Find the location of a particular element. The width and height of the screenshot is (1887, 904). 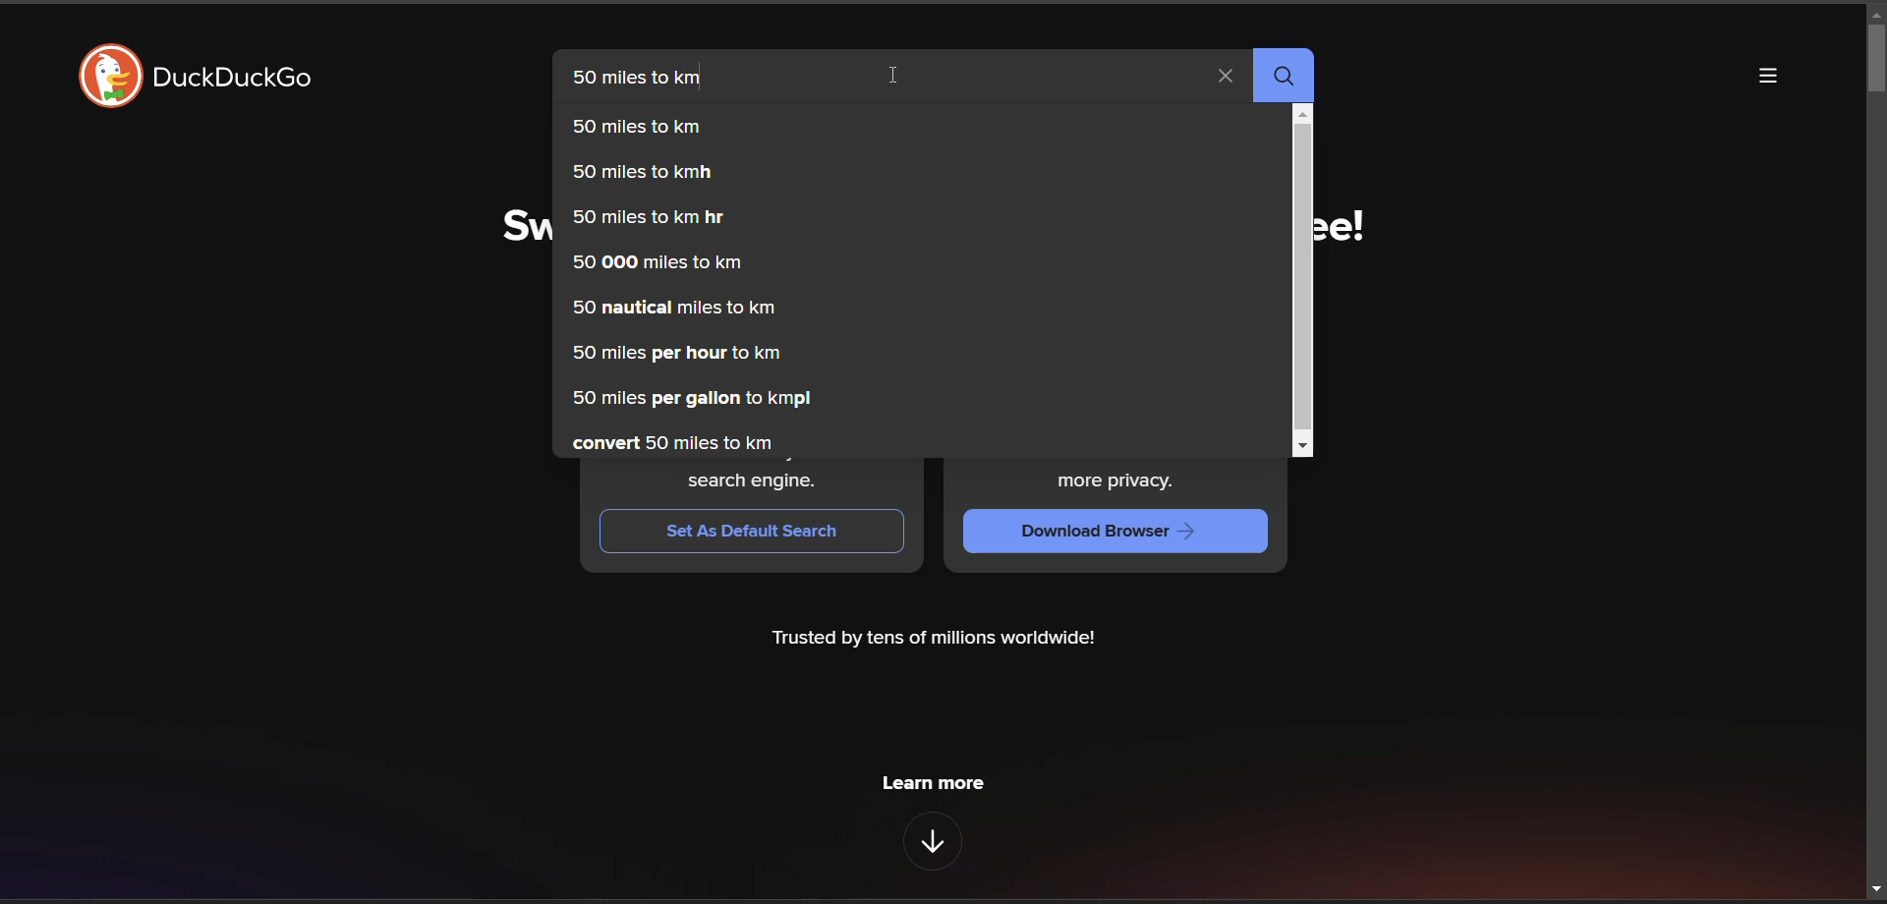

Set As Default Search is located at coordinates (751, 531).